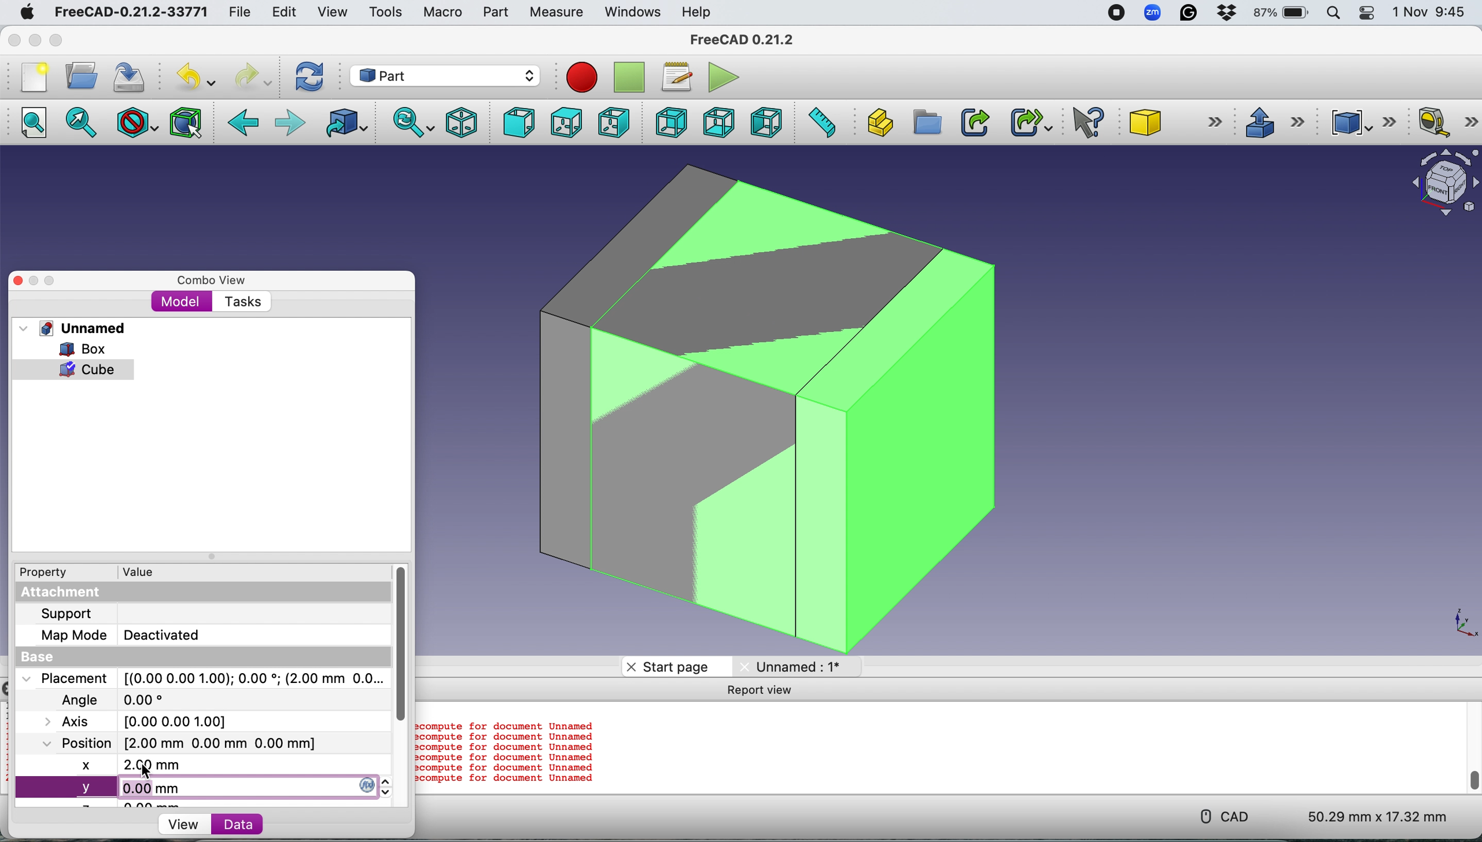  Describe the element at coordinates (1227, 14) in the screenshot. I see `Dropbox` at that location.